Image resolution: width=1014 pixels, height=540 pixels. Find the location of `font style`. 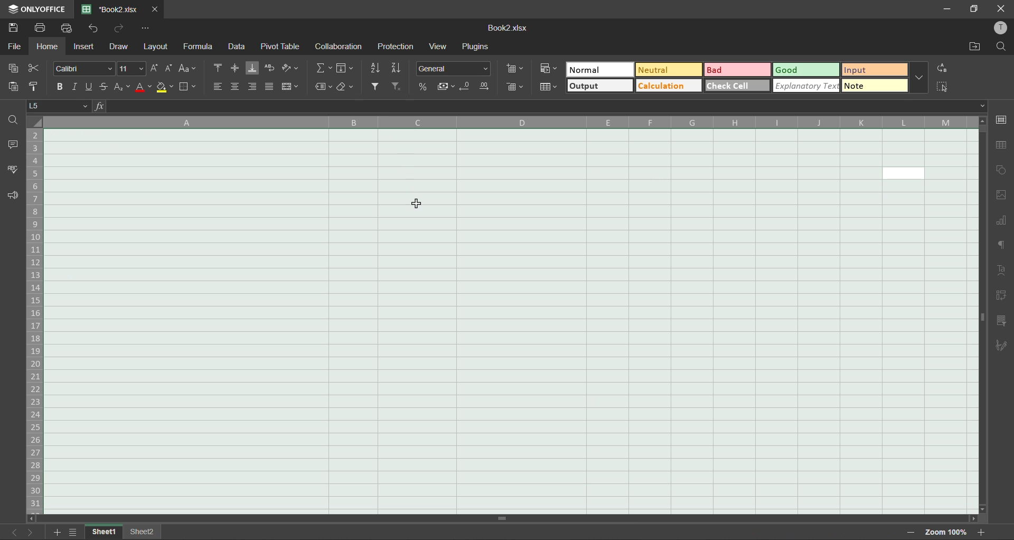

font style is located at coordinates (79, 68).